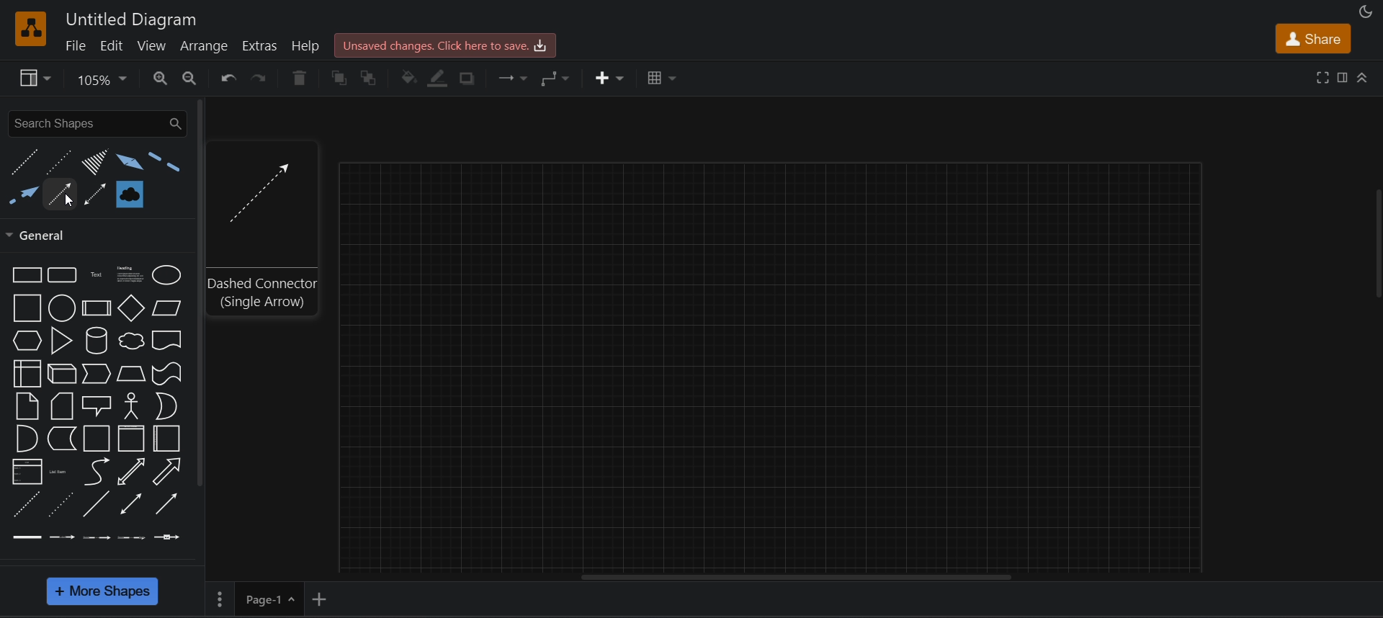 The height and width of the screenshot is (618, 1383). What do you see at coordinates (167, 502) in the screenshot?
I see `directional connector` at bounding box center [167, 502].